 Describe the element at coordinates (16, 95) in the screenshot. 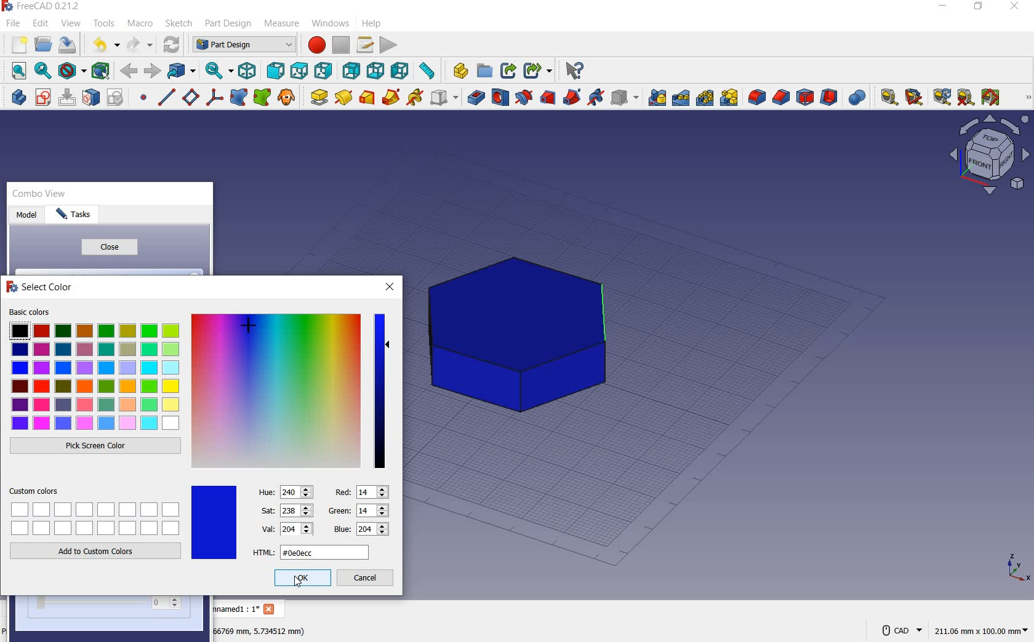

I see `create body` at that location.